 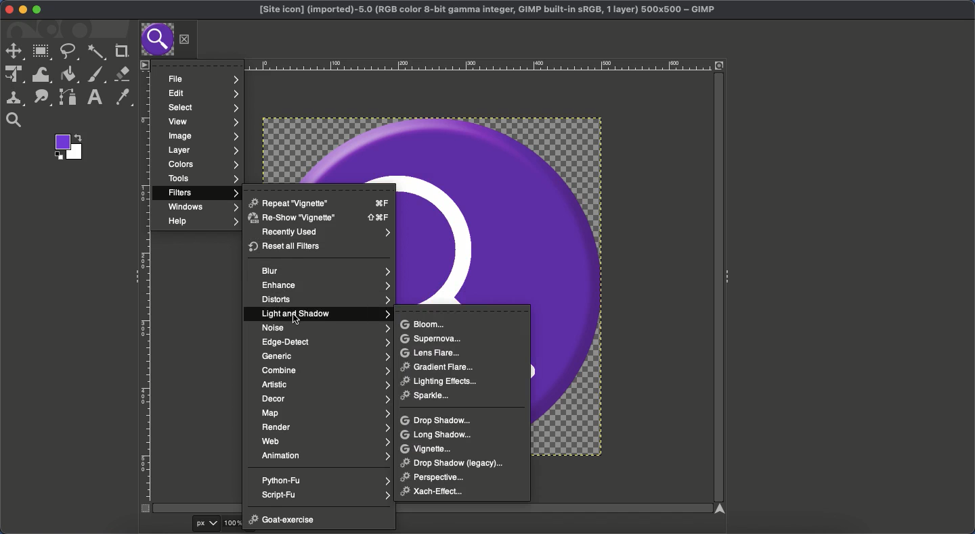 What do you see at coordinates (318, 218) in the screenshot?
I see `Reshow vignette` at bounding box center [318, 218].